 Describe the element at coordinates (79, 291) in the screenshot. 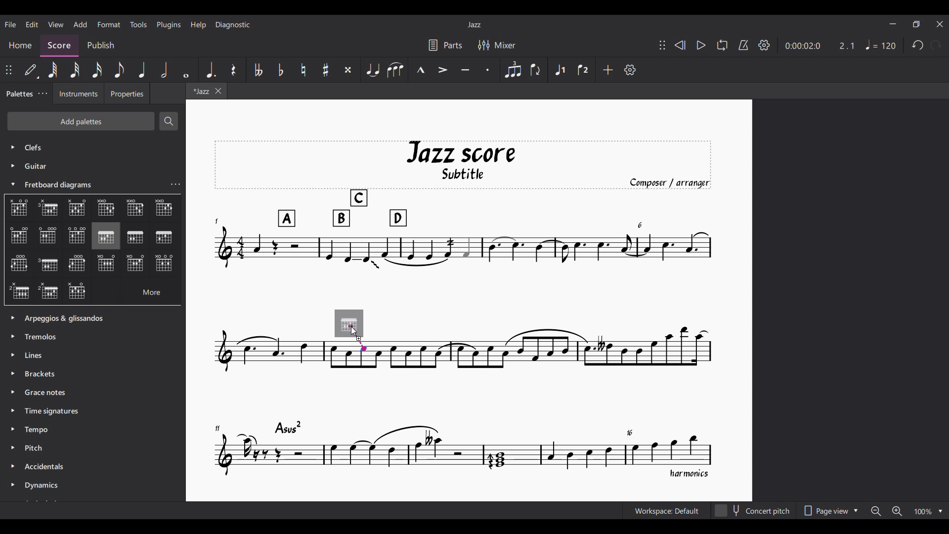

I see `Chart 19` at that location.